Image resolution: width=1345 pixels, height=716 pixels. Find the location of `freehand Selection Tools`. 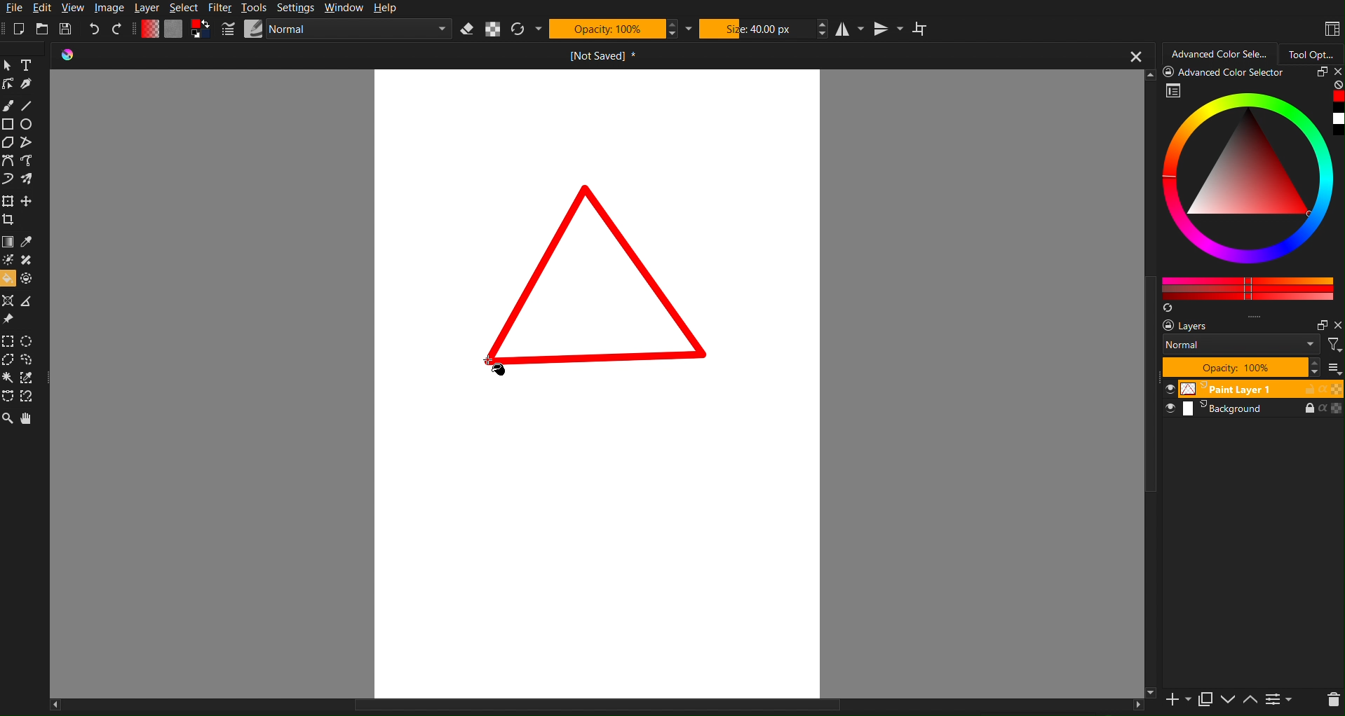

freehand Selection Tools is located at coordinates (32, 360).